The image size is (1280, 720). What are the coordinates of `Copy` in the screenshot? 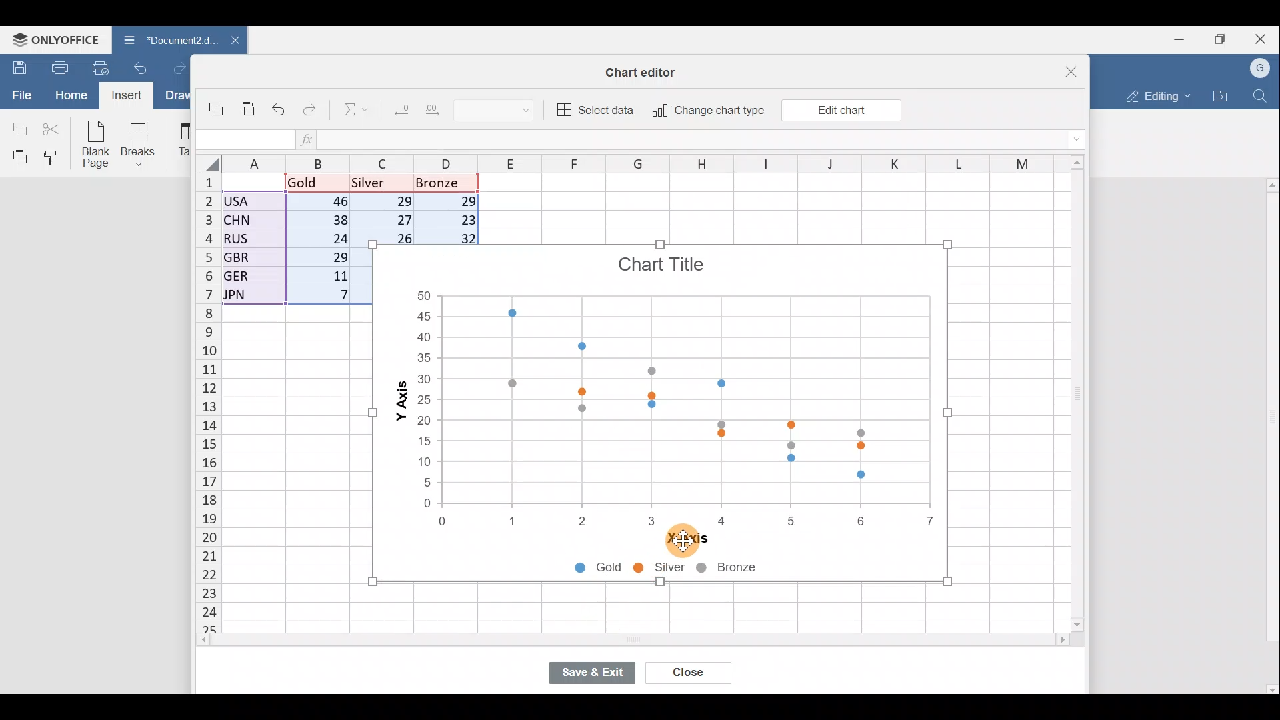 It's located at (217, 104).